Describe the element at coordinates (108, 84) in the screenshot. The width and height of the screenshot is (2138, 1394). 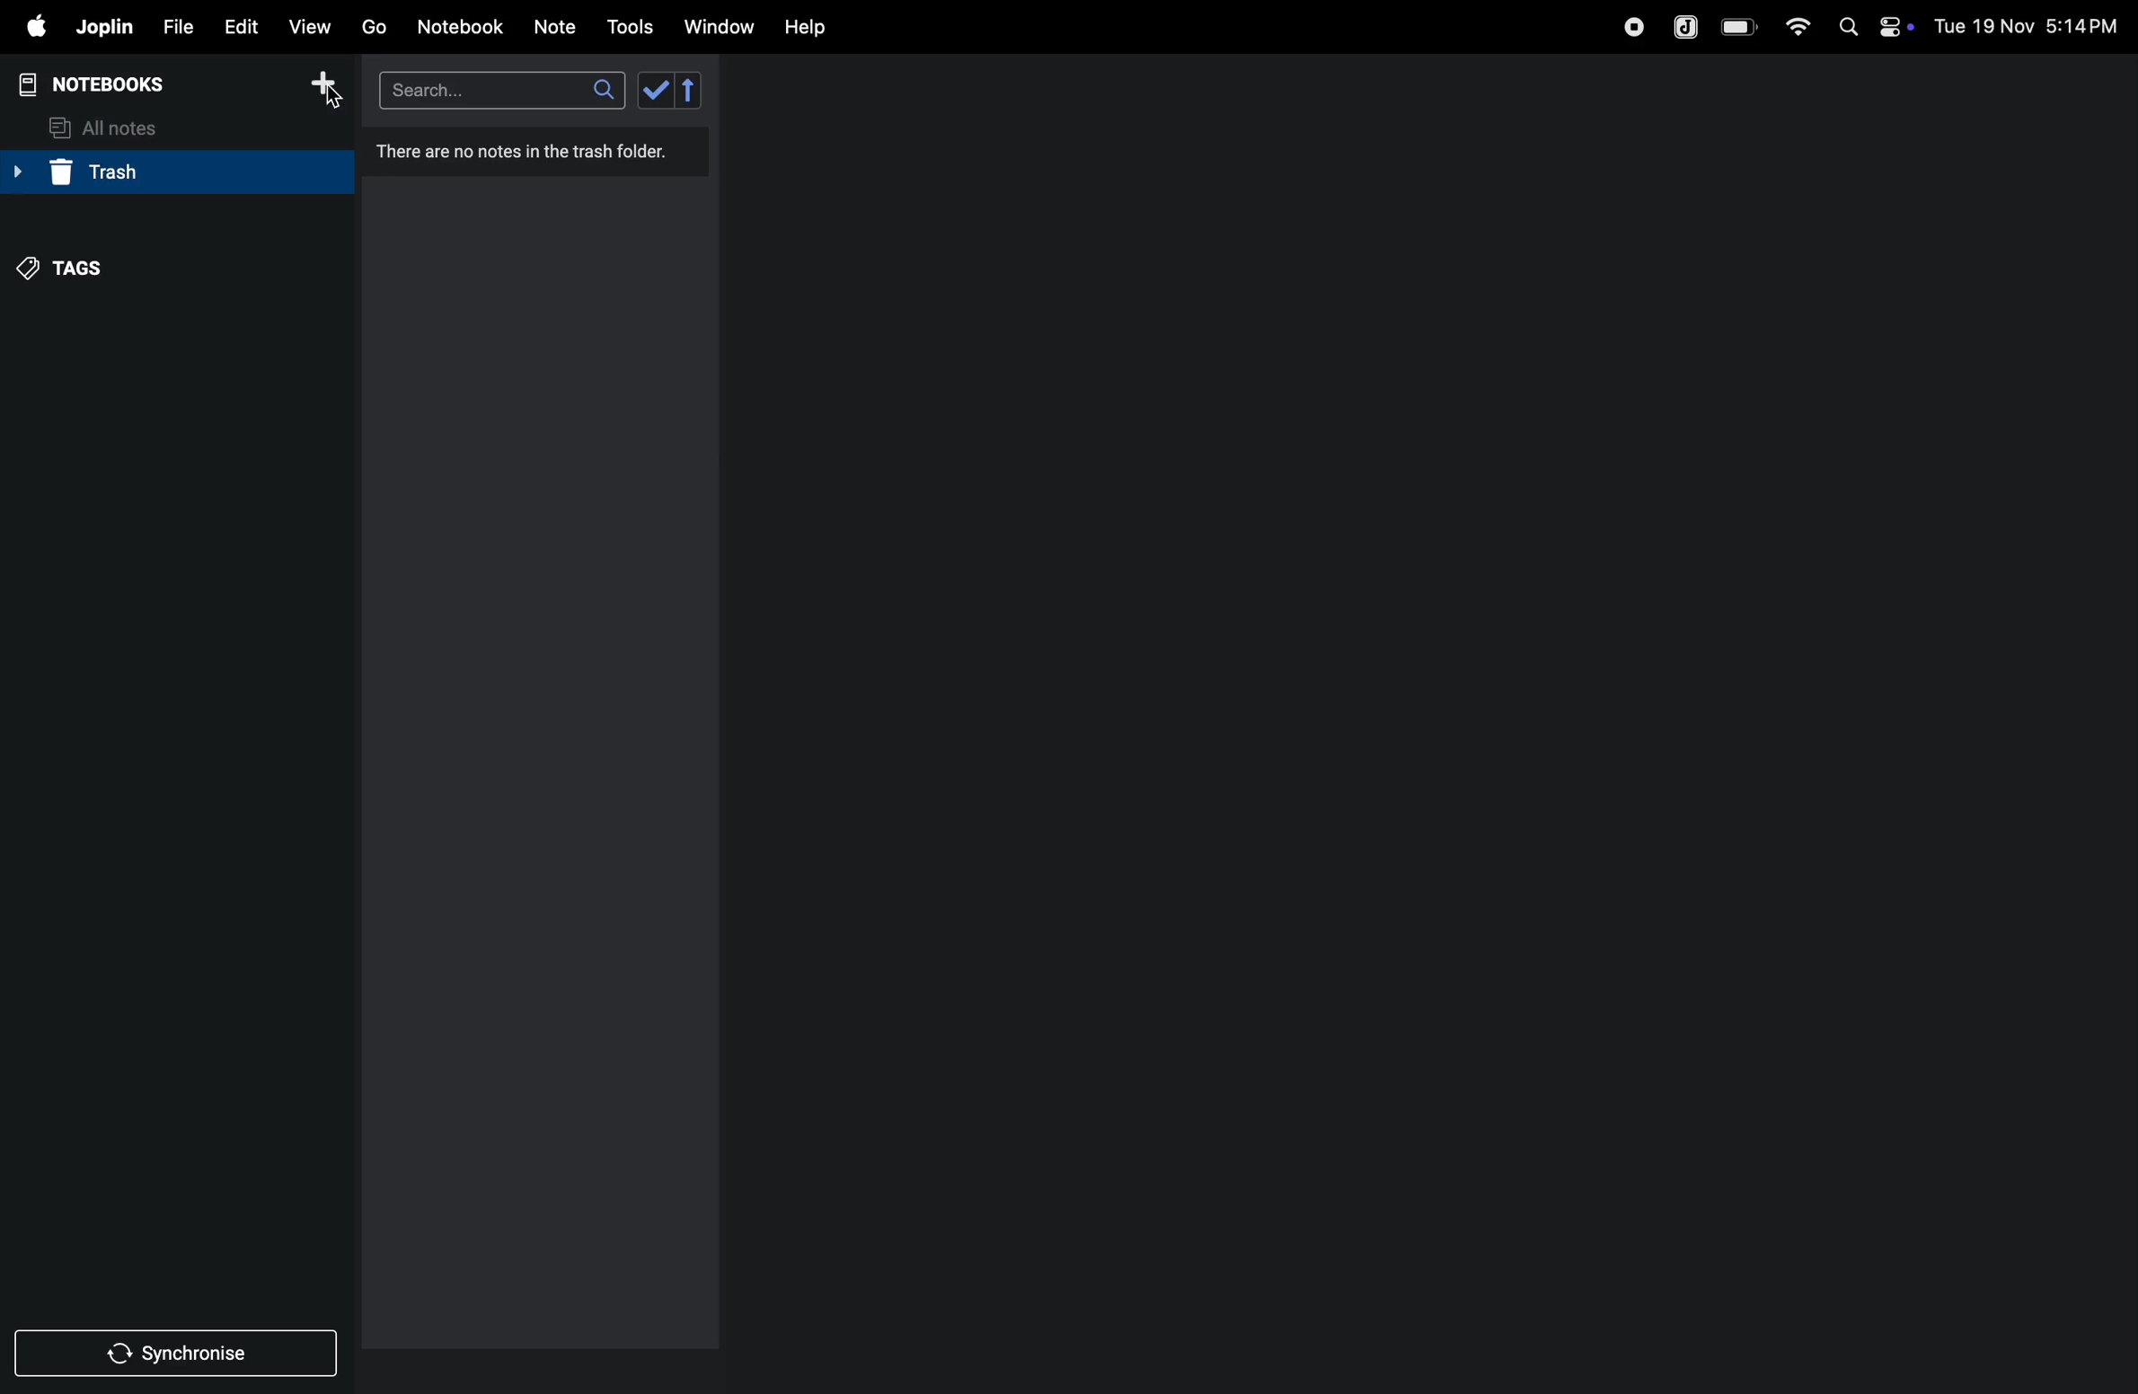
I see `notebooks` at that location.